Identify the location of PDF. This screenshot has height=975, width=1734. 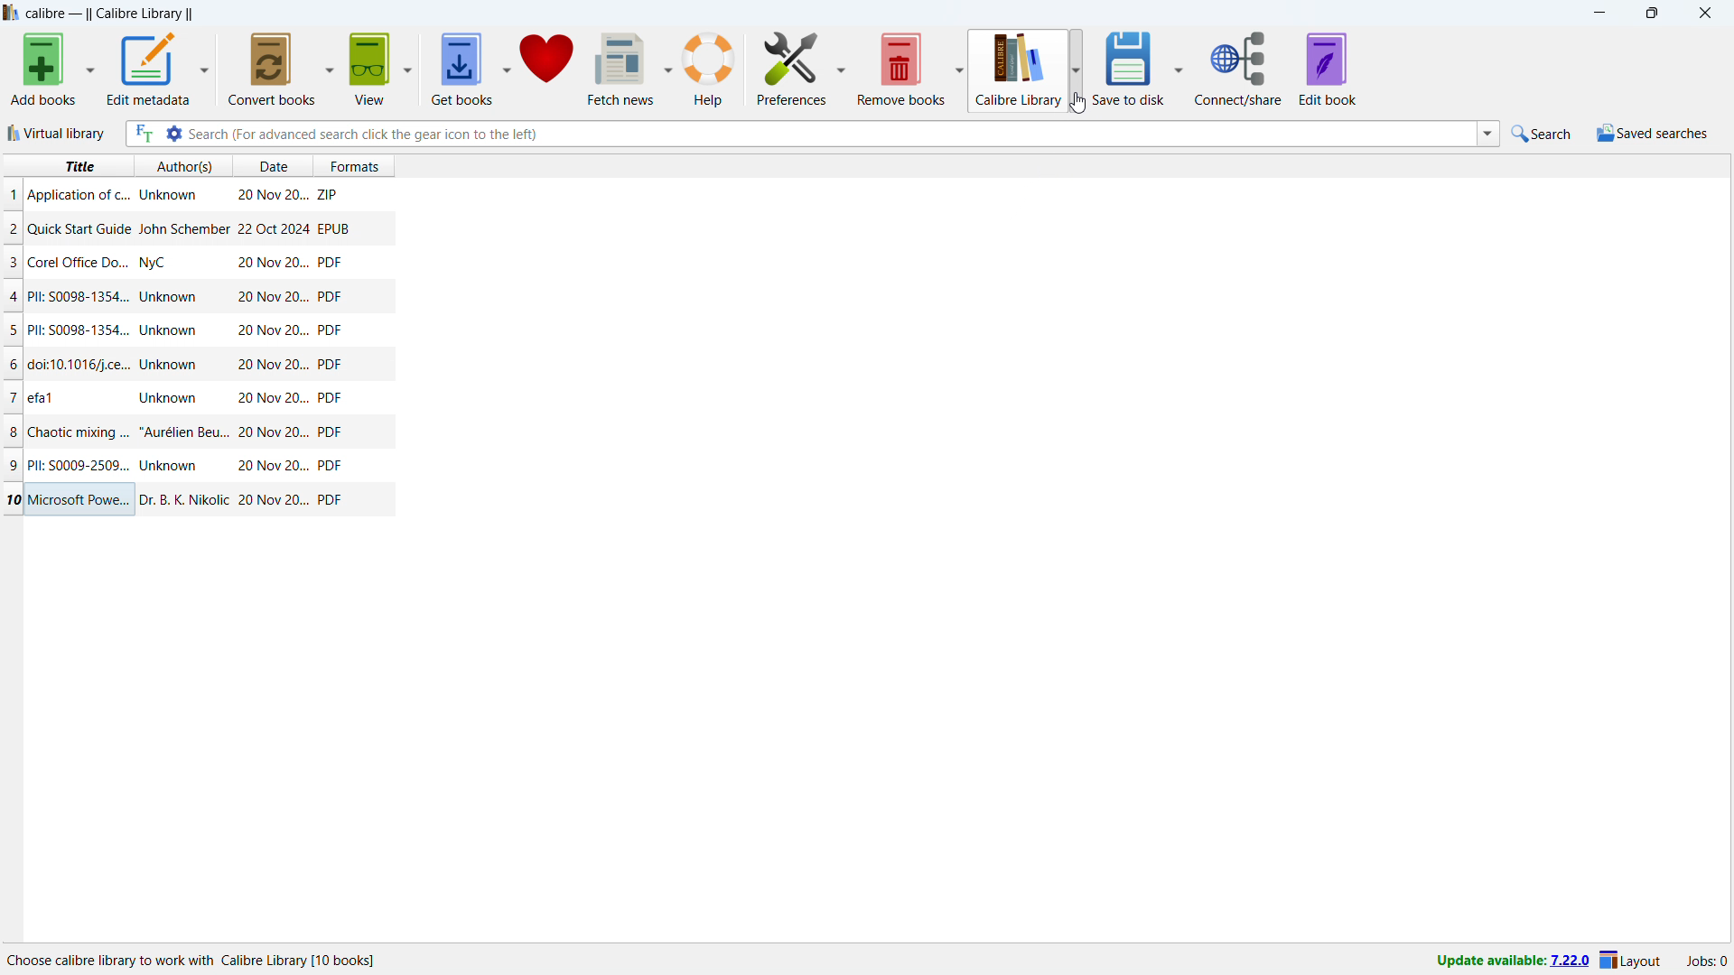
(332, 433).